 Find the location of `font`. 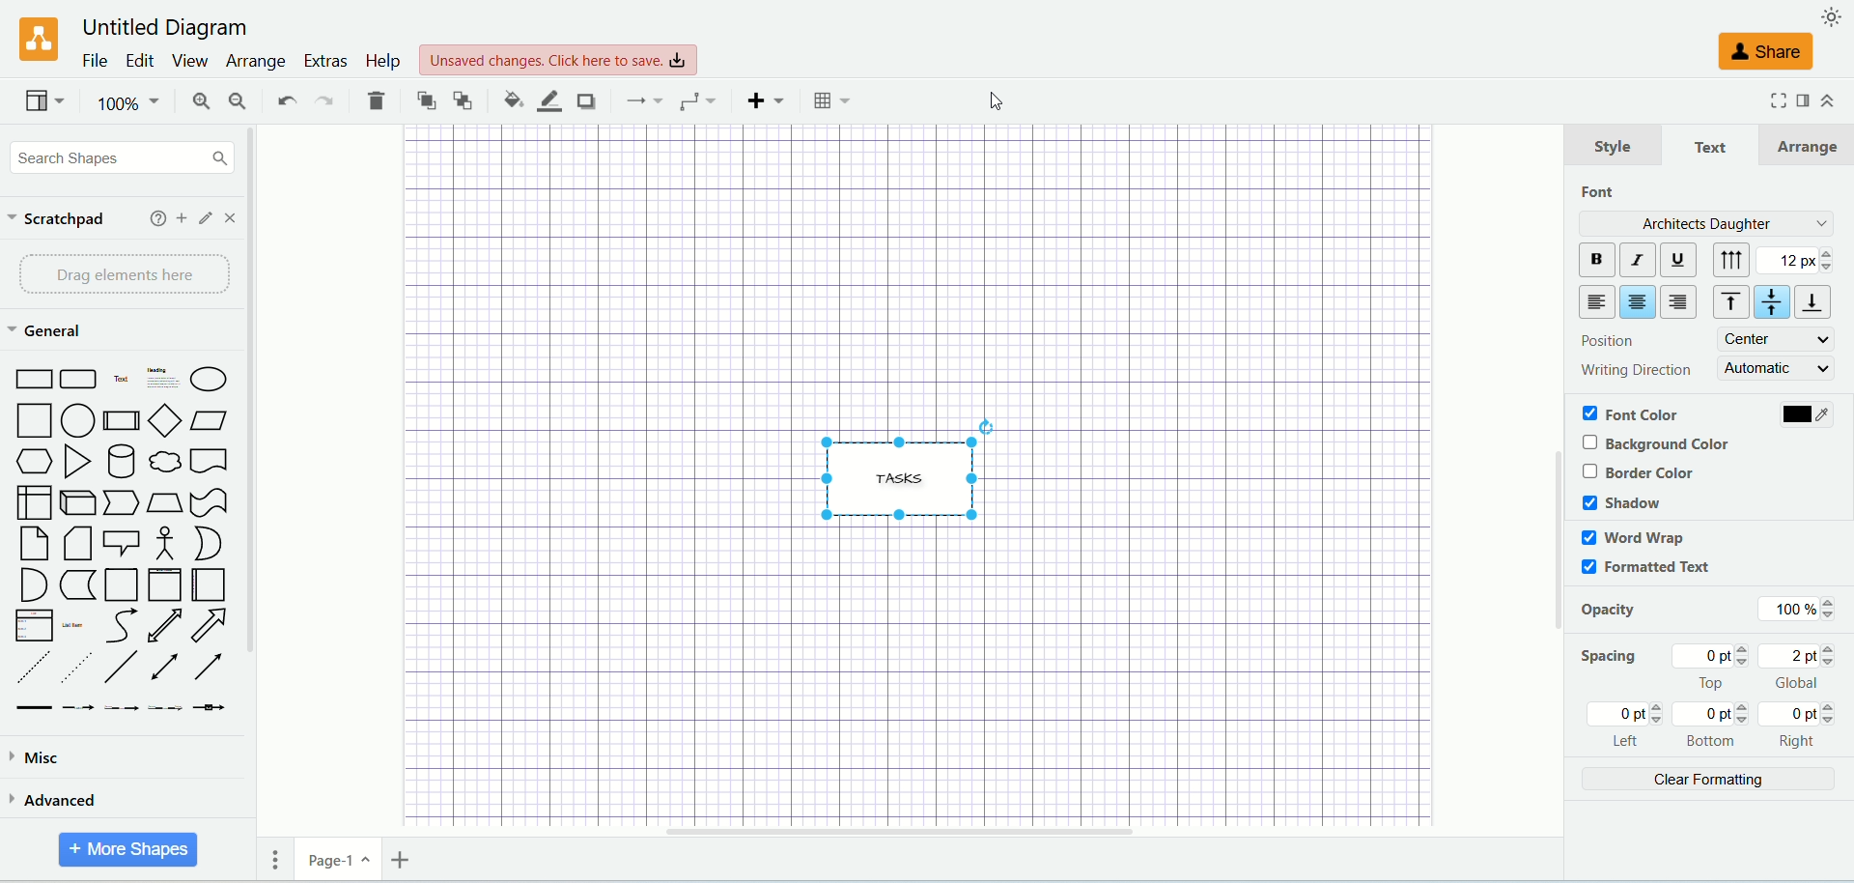

font is located at coordinates (1602, 191).